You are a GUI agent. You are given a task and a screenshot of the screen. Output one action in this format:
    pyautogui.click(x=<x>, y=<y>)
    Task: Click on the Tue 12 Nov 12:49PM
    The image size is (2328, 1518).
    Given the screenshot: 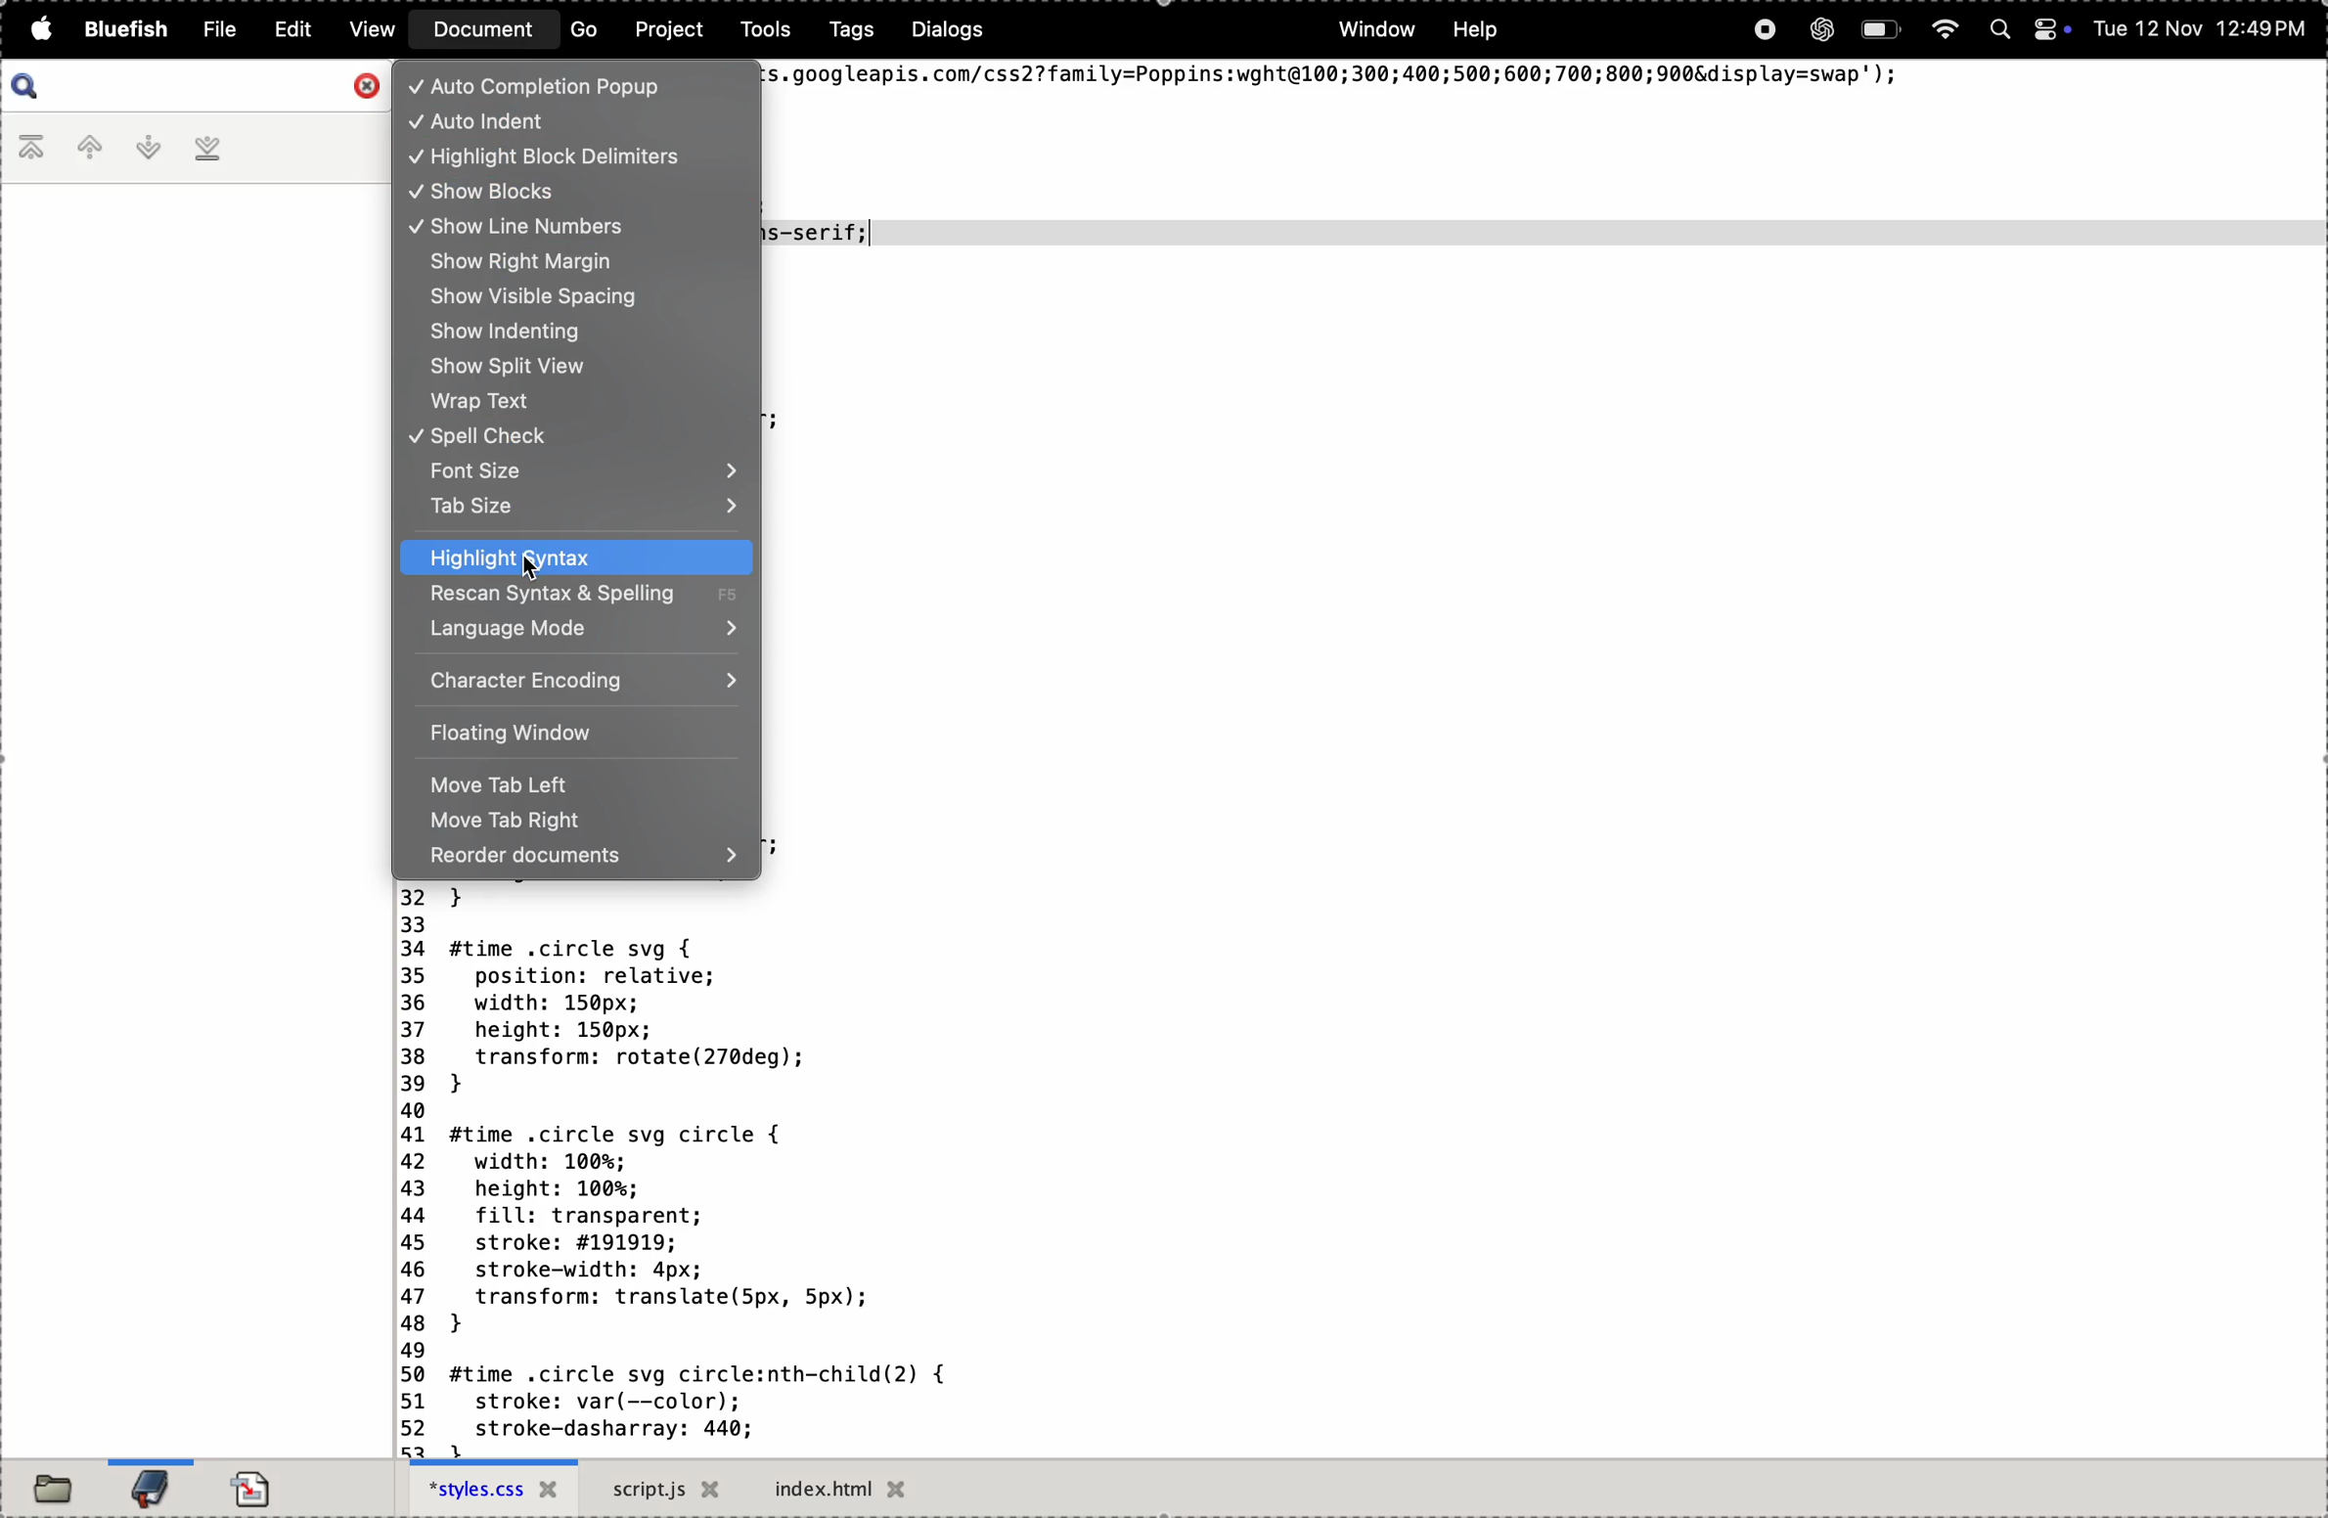 What is the action you would take?
    pyautogui.click(x=2198, y=31)
    